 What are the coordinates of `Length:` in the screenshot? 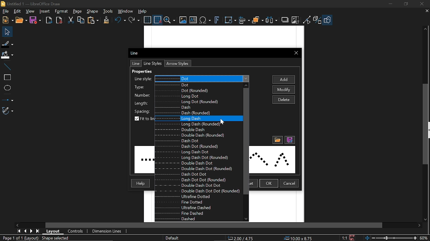 It's located at (141, 103).